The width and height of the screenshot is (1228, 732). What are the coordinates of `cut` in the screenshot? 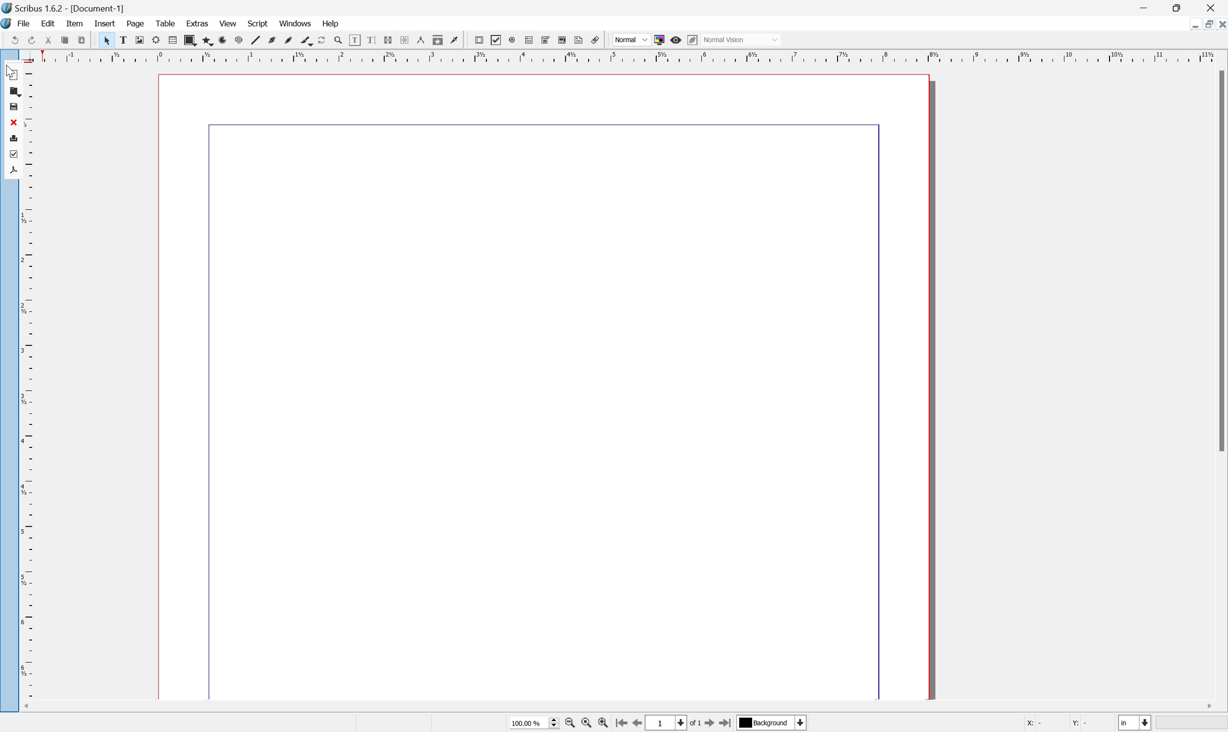 It's located at (173, 40).